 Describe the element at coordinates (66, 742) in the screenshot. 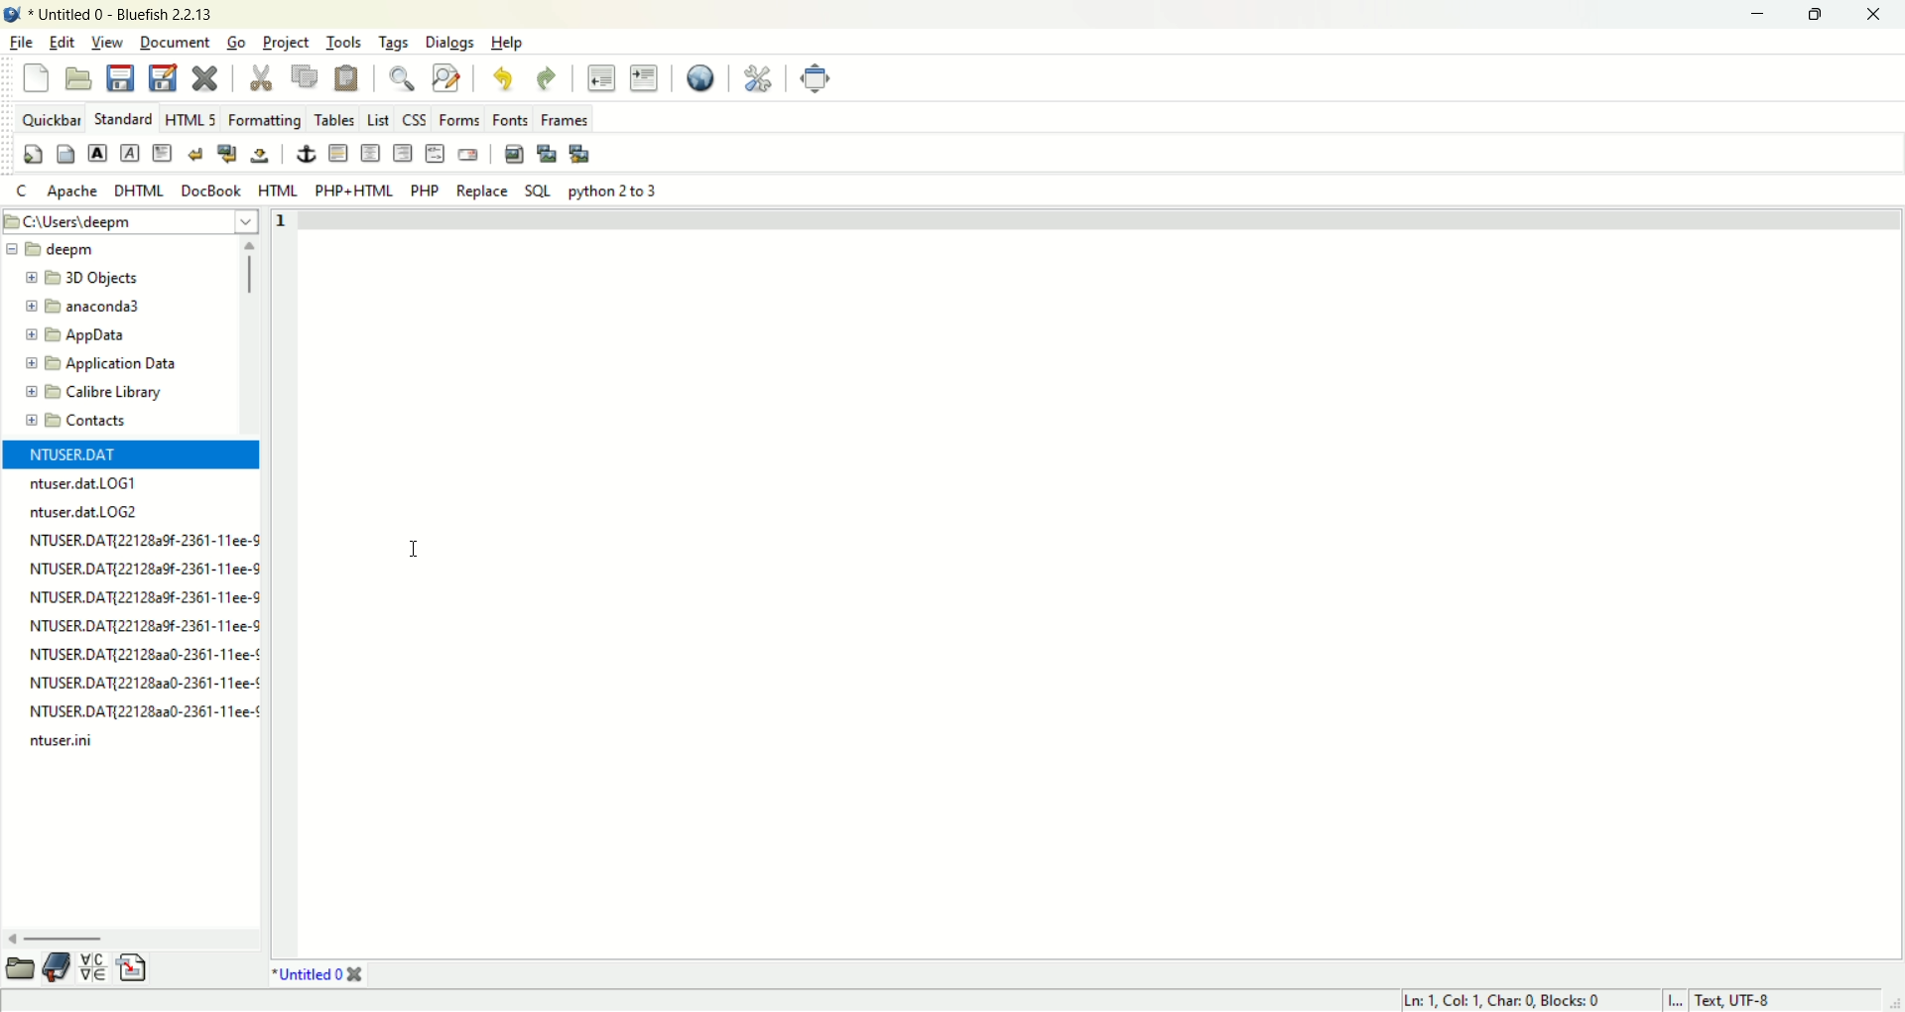

I see `ntuser.ini` at that location.